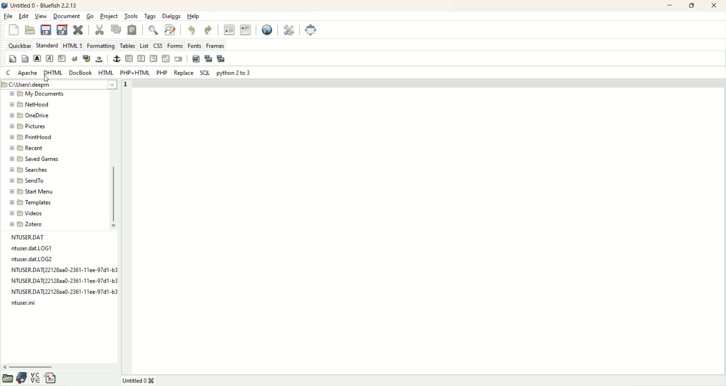 This screenshot has width=726, height=386. What do you see at coordinates (25, 59) in the screenshot?
I see `body` at bounding box center [25, 59].